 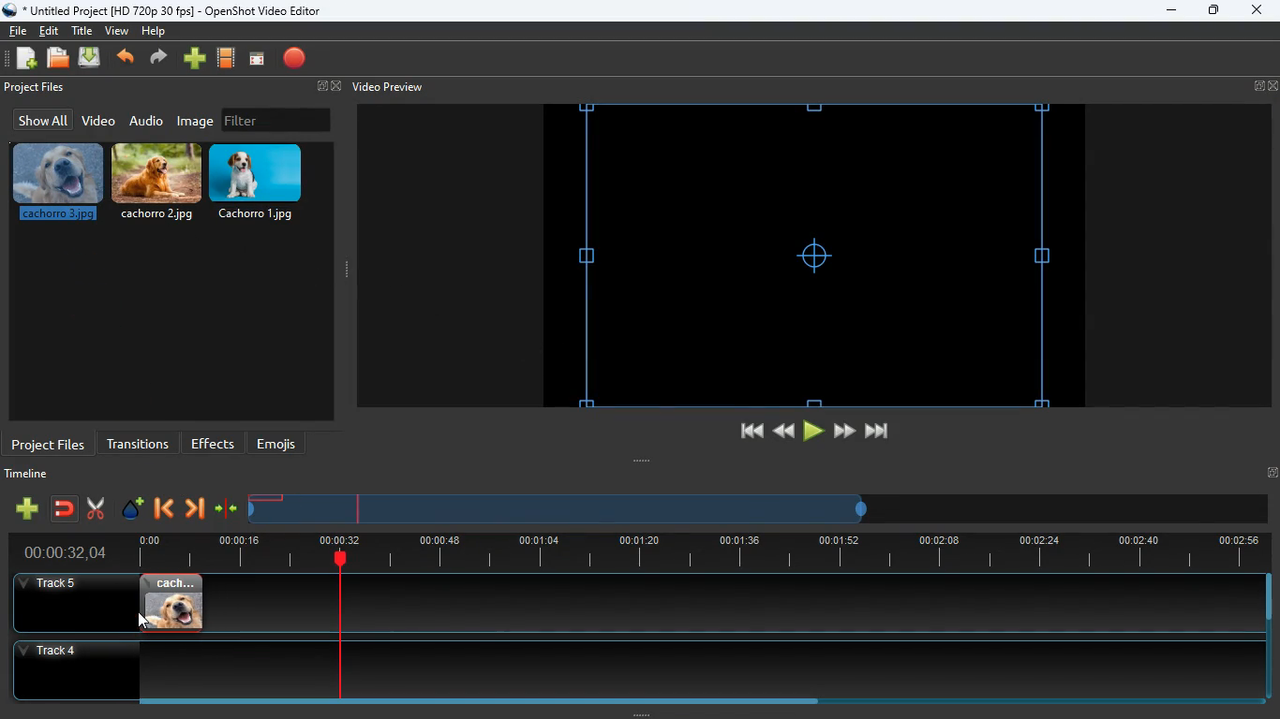 I want to click on close, so click(x=1256, y=11).